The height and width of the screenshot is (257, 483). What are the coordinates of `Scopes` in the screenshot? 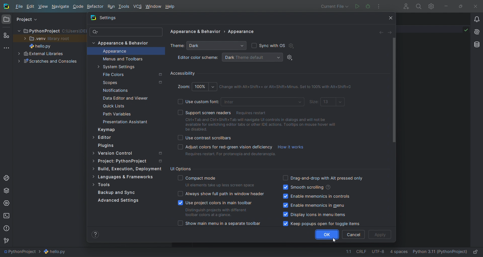 It's located at (127, 83).